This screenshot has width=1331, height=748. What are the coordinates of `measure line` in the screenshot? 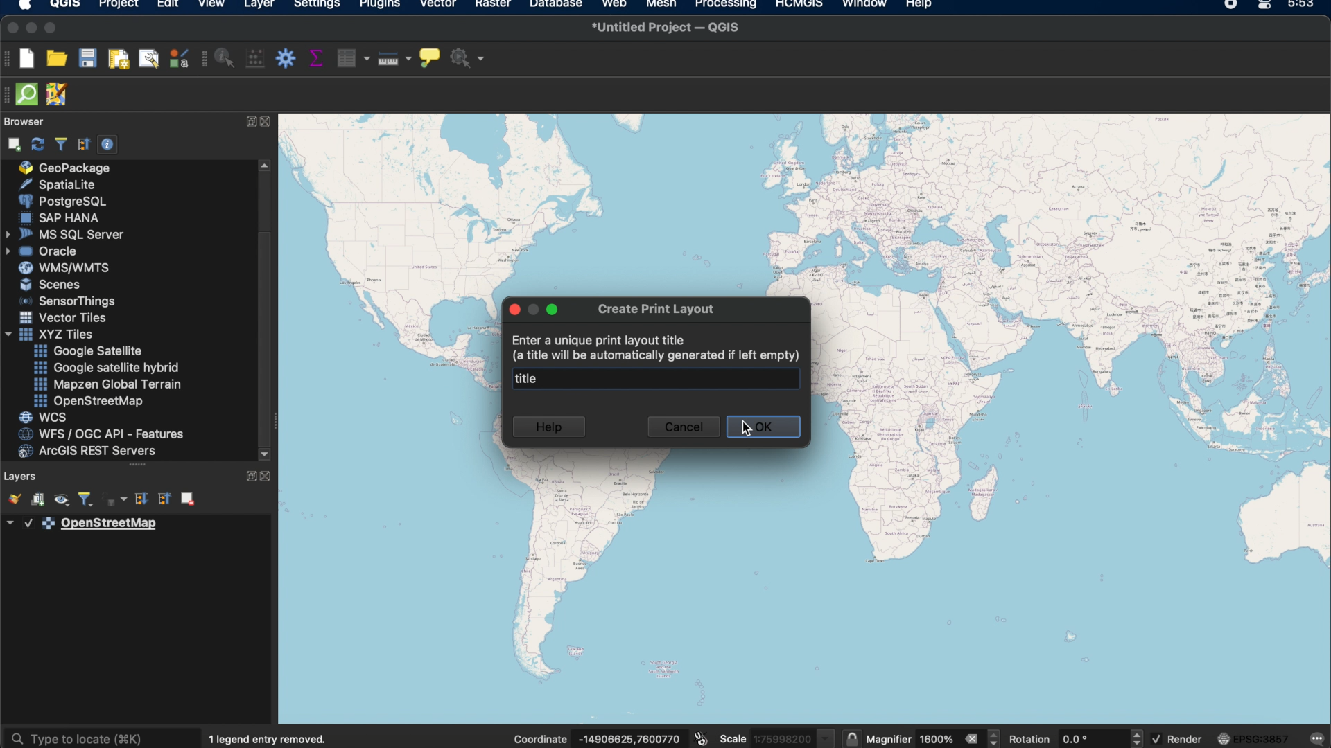 It's located at (394, 58).